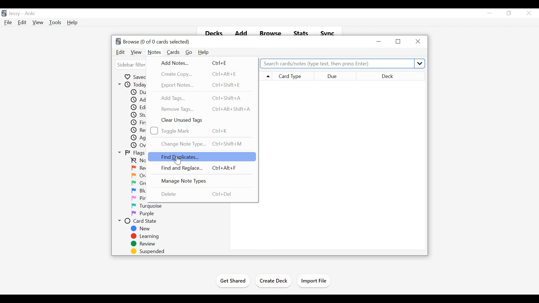 The width and height of the screenshot is (539, 303). What do you see at coordinates (189, 52) in the screenshot?
I see `Go` at bounding box center [189, 52].